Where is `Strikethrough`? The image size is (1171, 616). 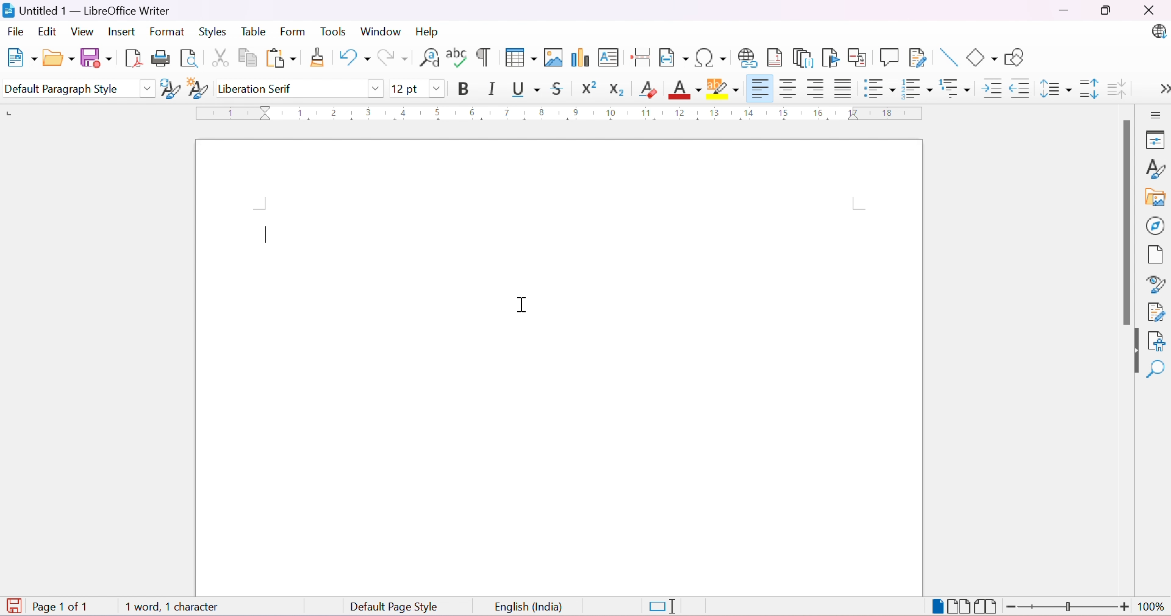 Strikethrough is located at coordinates (559, 88).